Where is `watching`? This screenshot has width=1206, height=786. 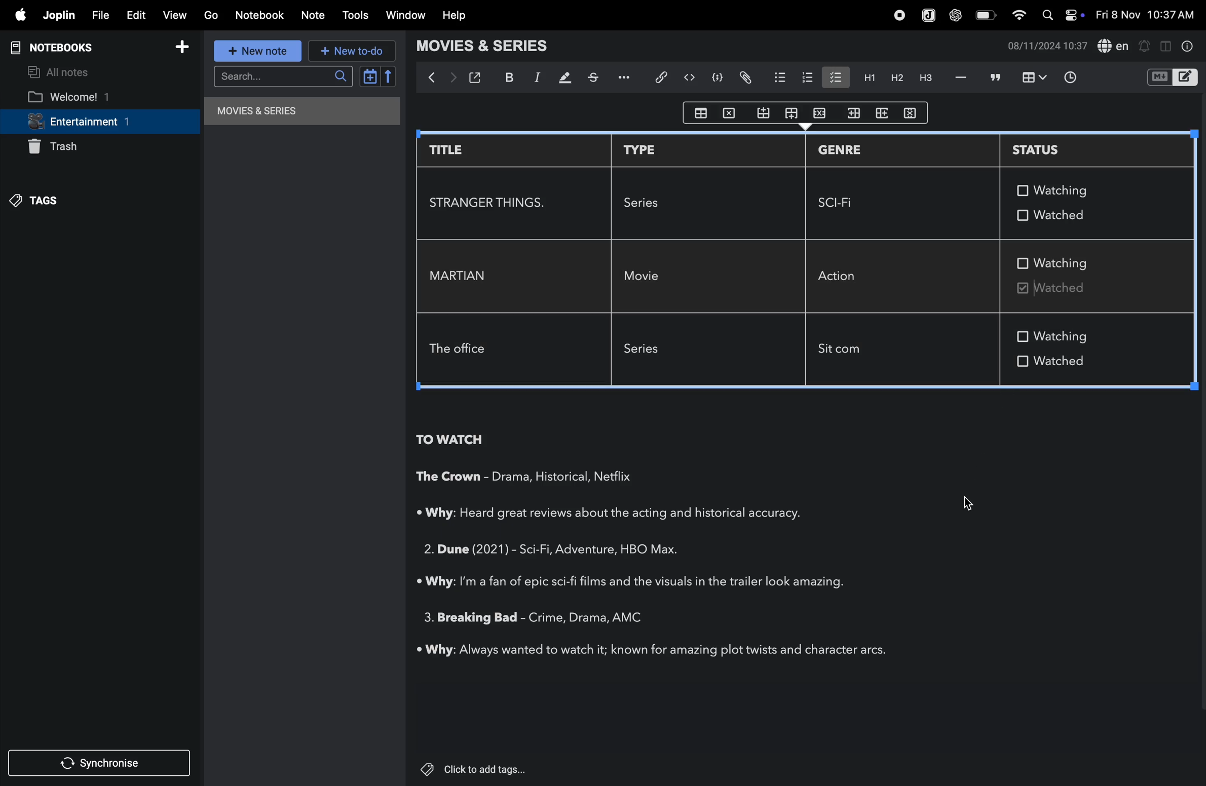
watching is located at coordinates (1065, 335).